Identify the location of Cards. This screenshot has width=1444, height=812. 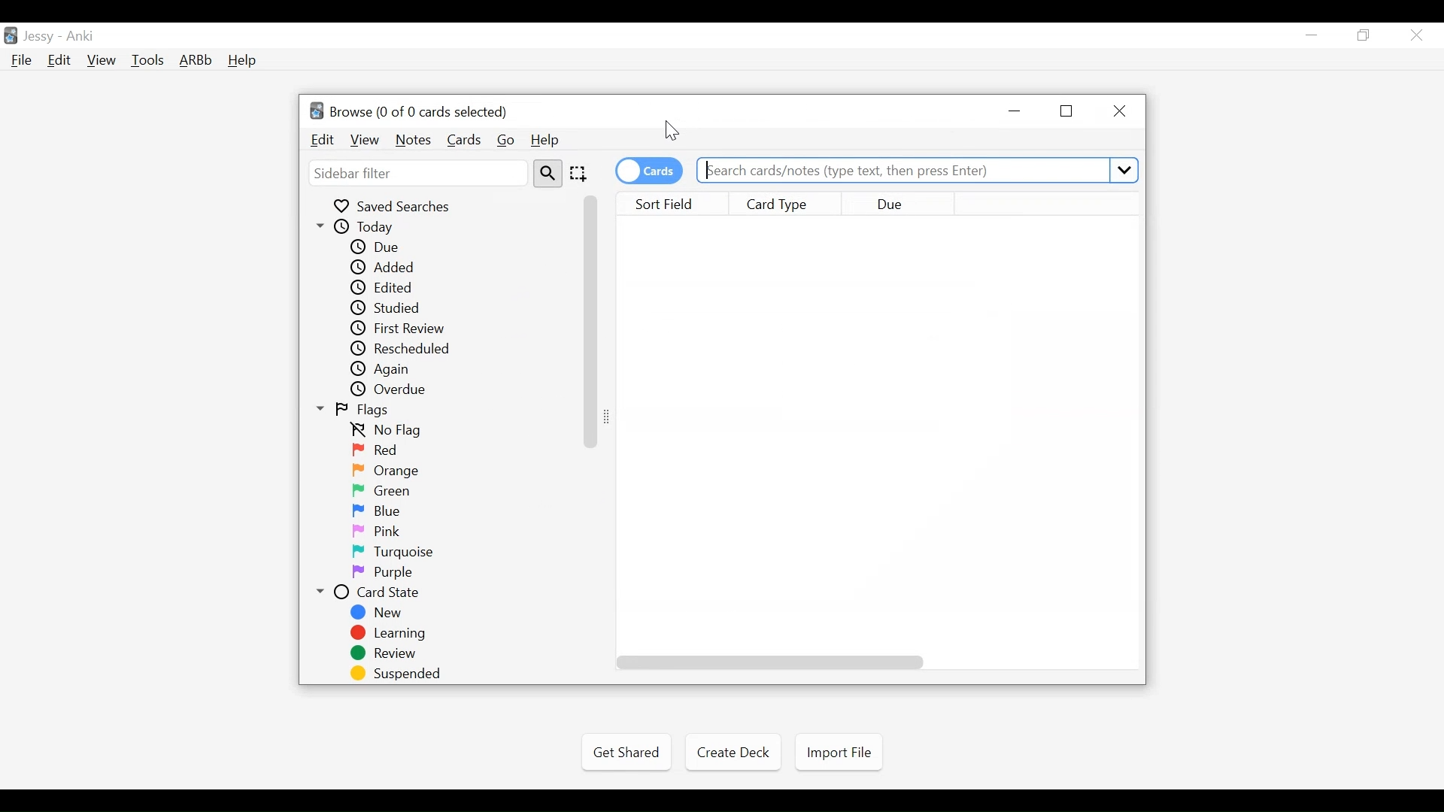
(463, 139).